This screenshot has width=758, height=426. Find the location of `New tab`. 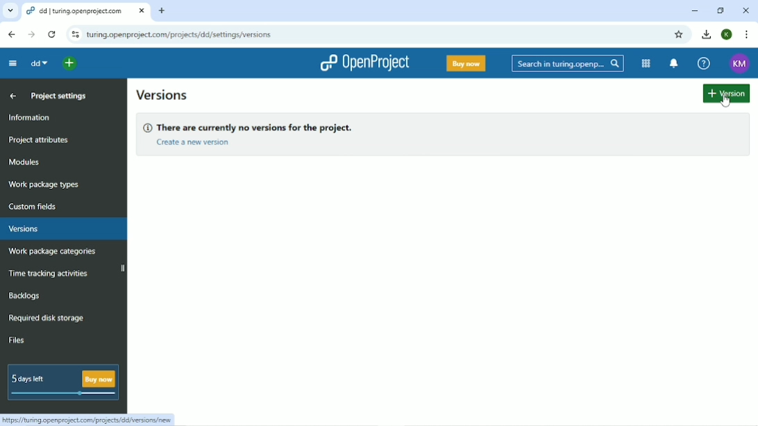

New tab is located at coordinates (163, 11).